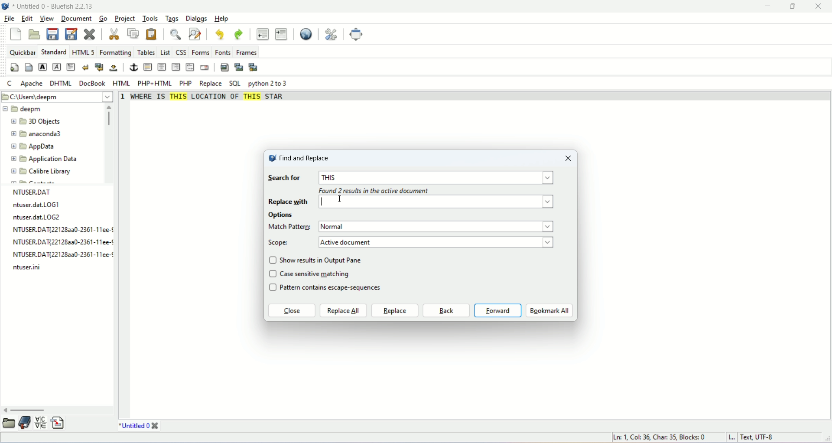 Image resolution: width=832 pixels, height=443 pixels. Describe the element at coordinates (211, 99) in the screenshot. I see `WHERE IS THIS LOCATION OF THIS STAR` at that location.